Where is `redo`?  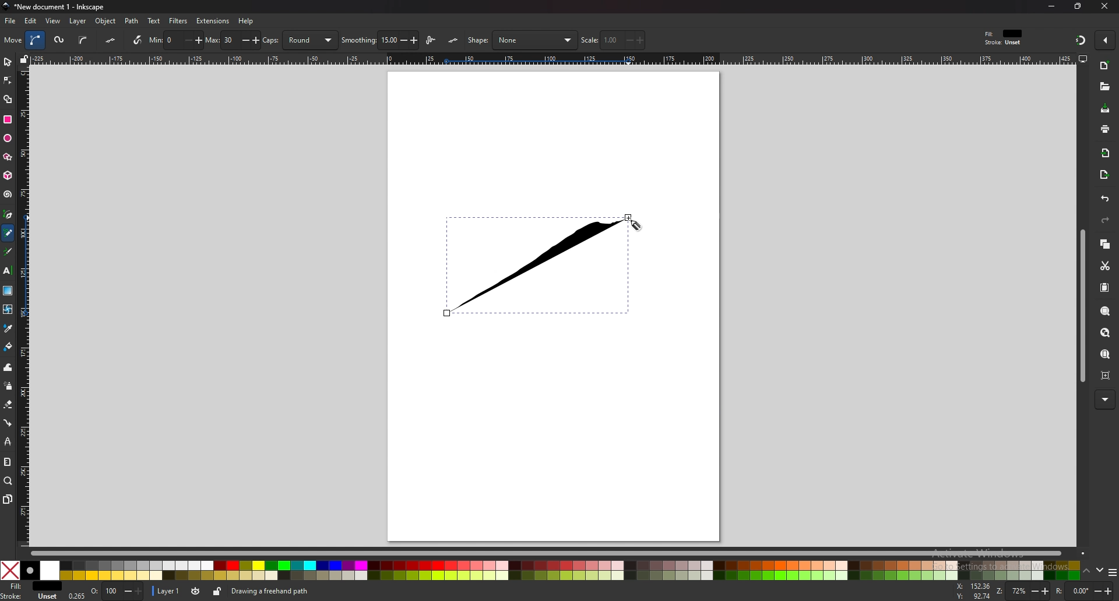
redo is located at coordinates (1105, 221).